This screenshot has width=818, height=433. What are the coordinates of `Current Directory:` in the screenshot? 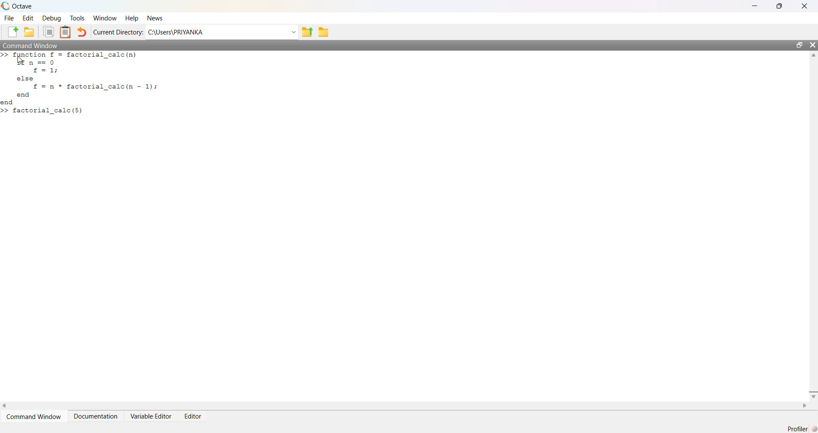 It's located at (119, 33).